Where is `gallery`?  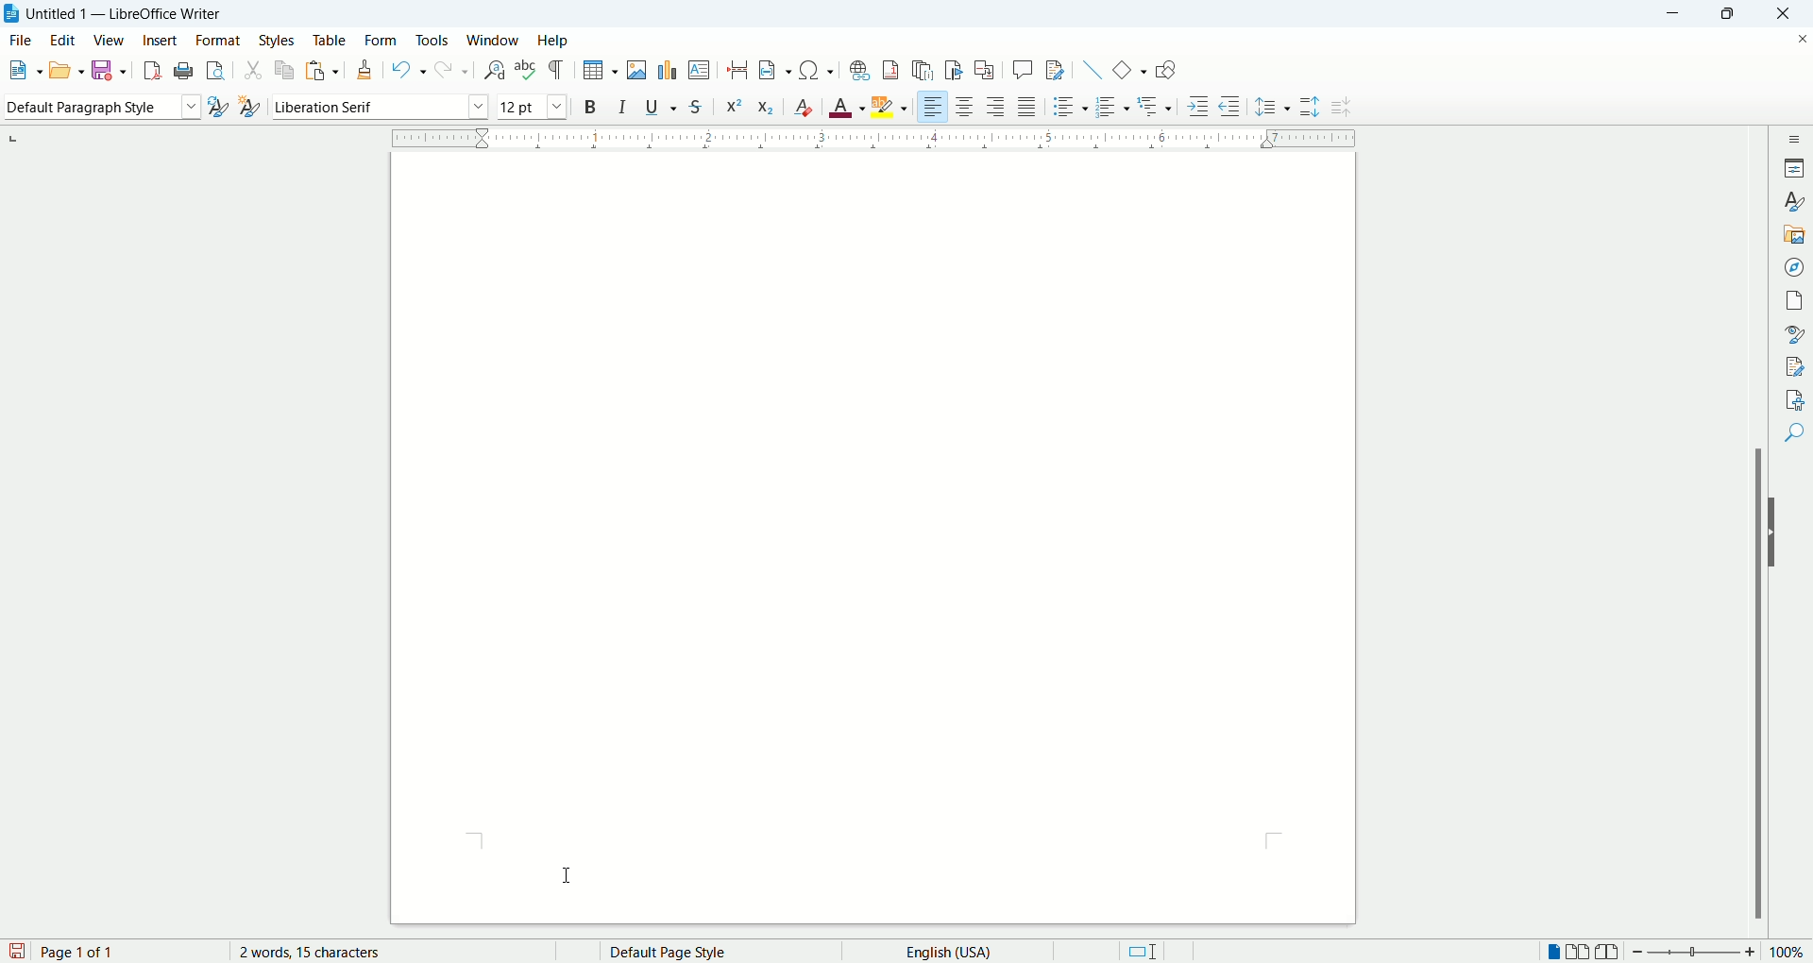
gallery is located at coordinates (1795, 232).